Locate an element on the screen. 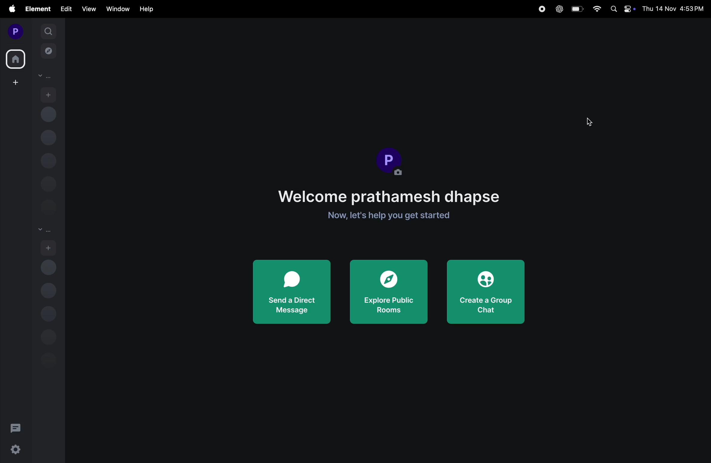 This screenshot has width=711, height=463. apple widgets is located at coordinates (630, 9).